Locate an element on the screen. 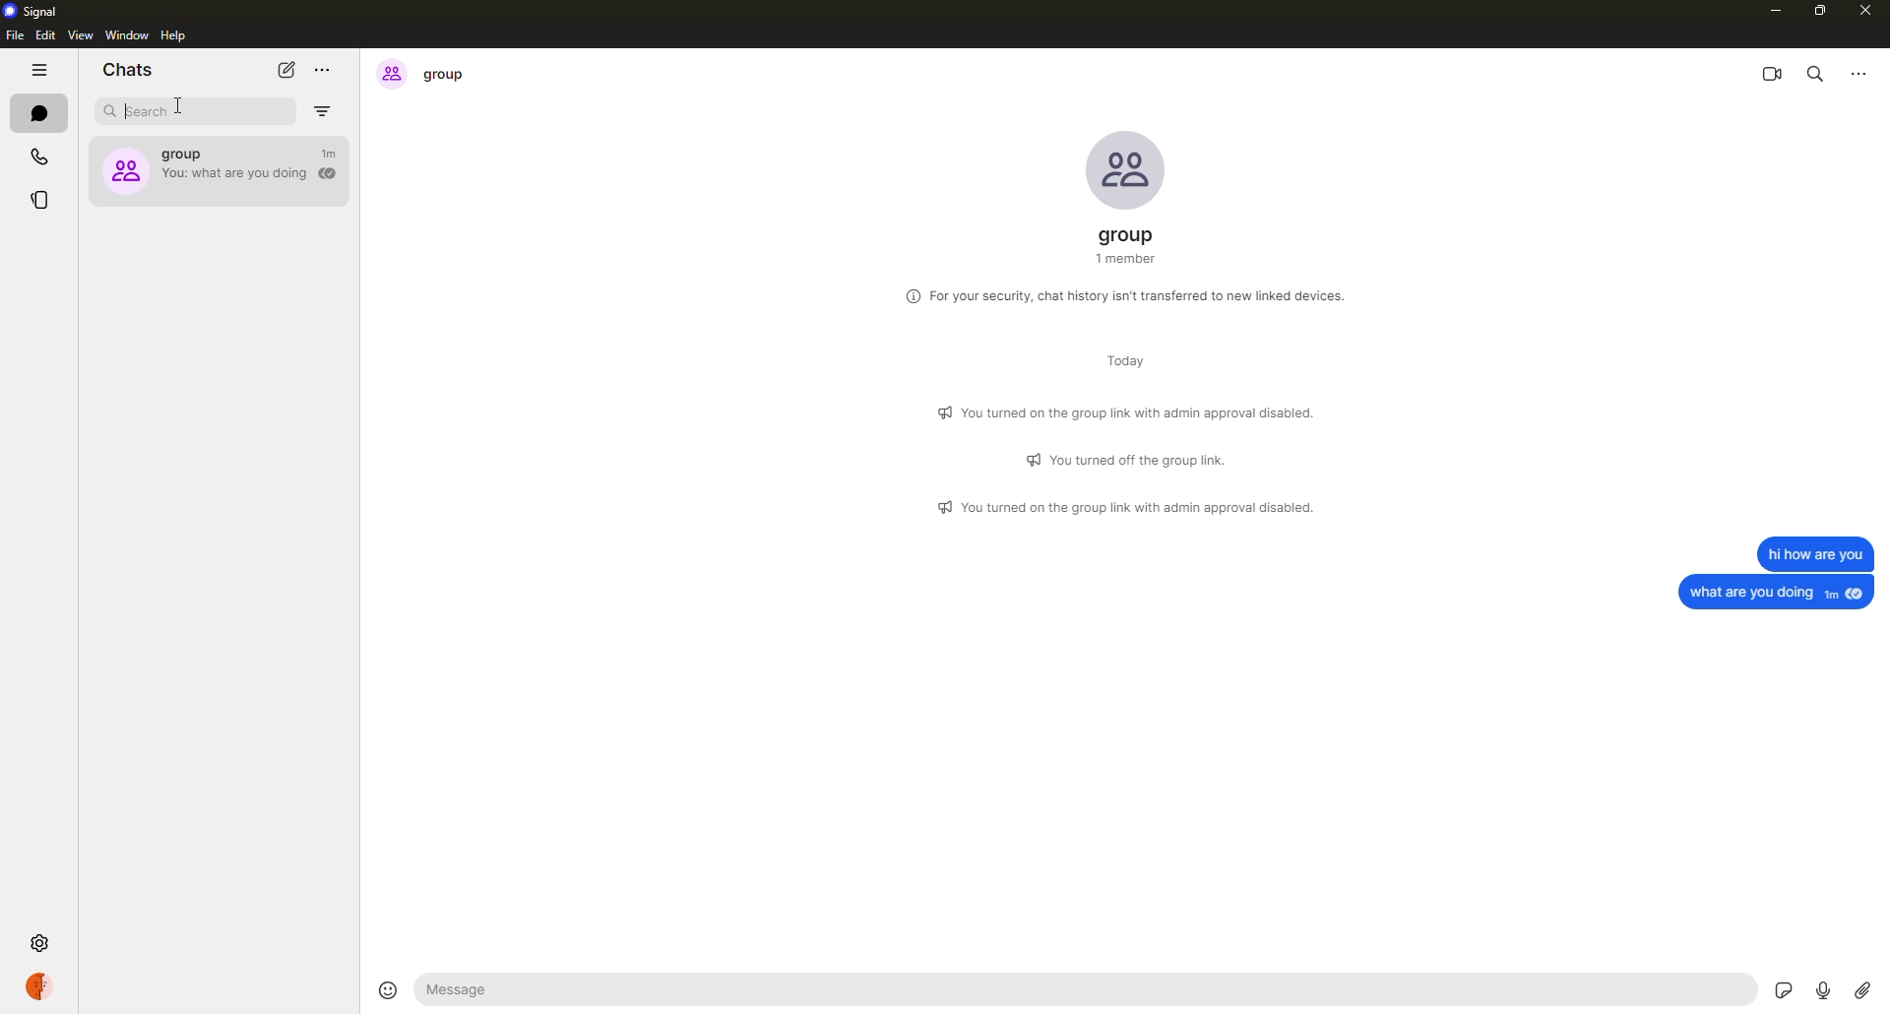 Image resolution: width=1890 pixels, height=1014 pixels. message is located at coordinates (1778, 592).